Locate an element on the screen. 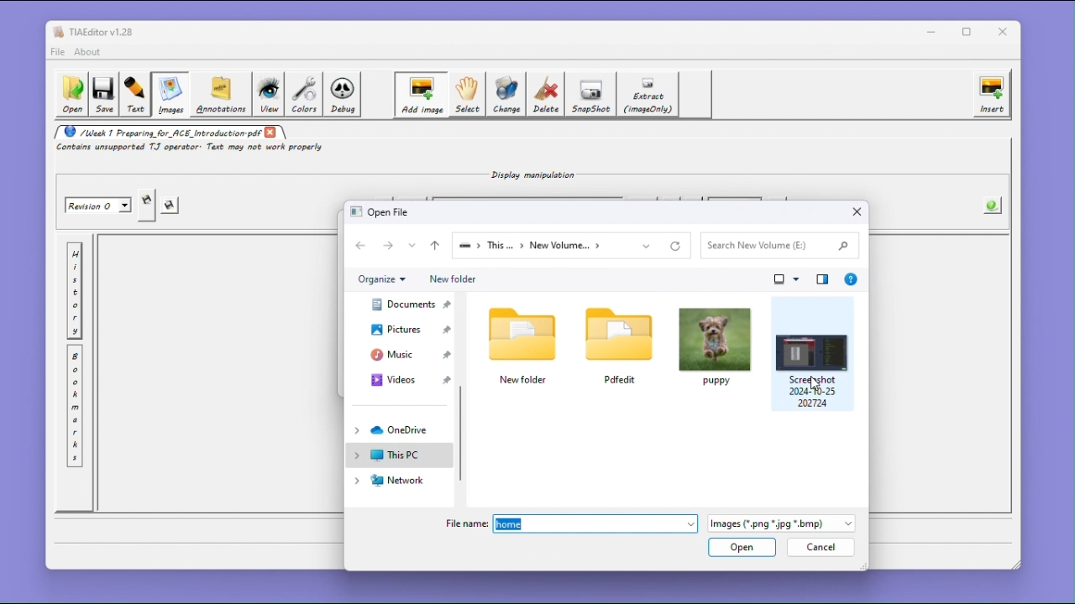 The height and width of the screenshot is (604, 1075). Annotations  is located at coordinates (219, 94).